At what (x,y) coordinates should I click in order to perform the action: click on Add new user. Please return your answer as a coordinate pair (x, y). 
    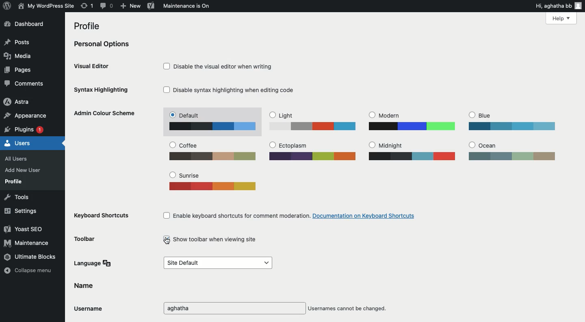
    Looking at the image, I should click on (25, 170).